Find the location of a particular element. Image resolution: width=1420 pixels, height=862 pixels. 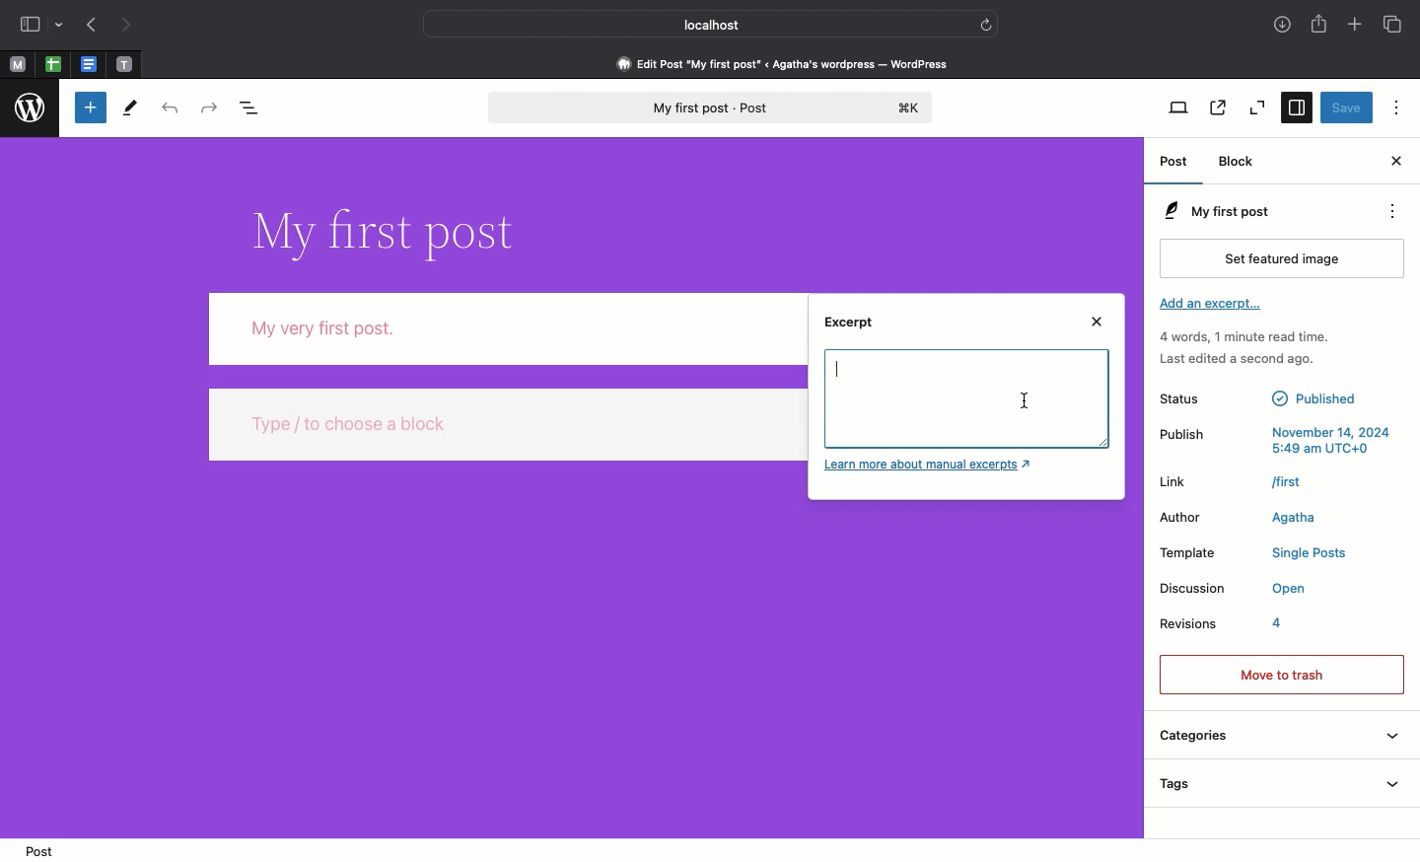

excel sheet is located at coordinates (51, 63).